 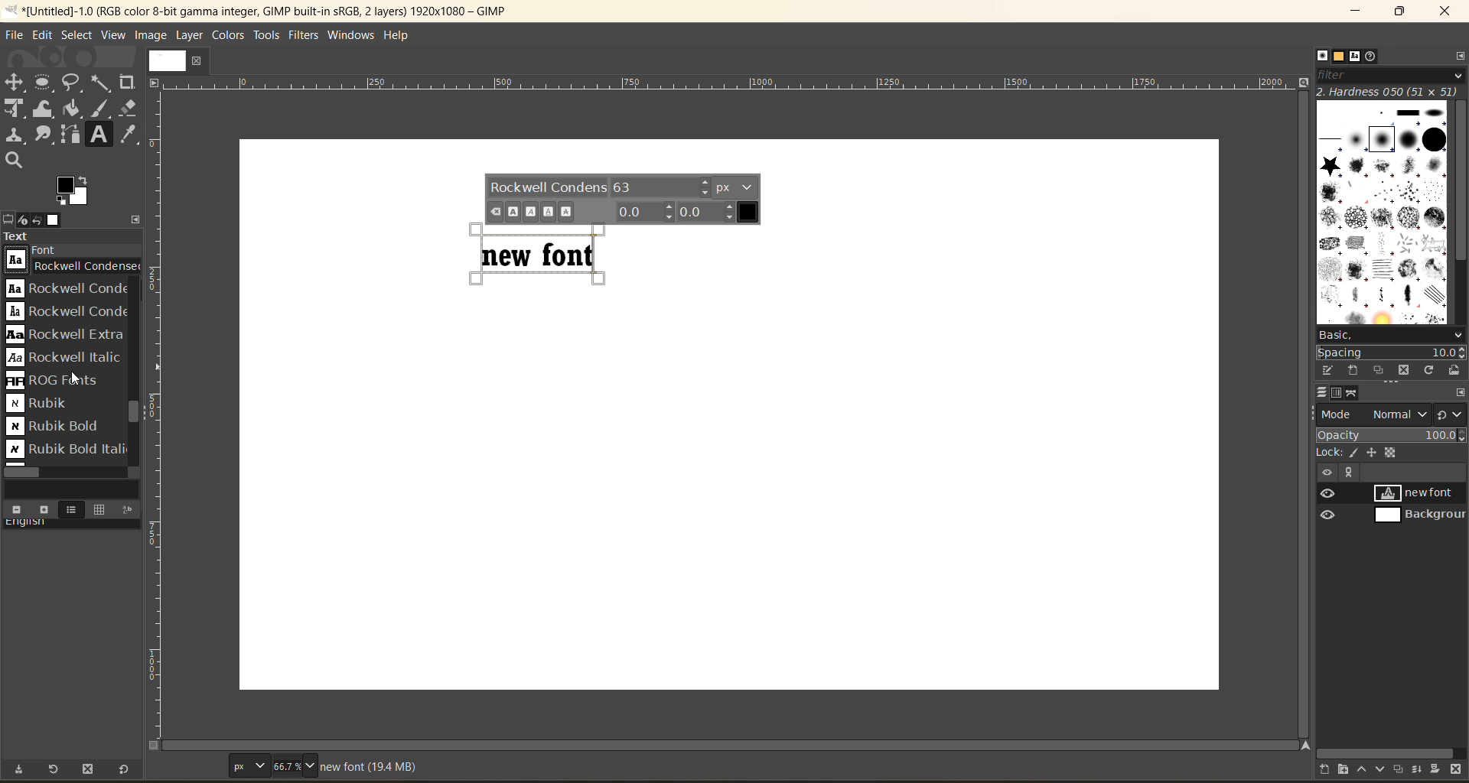 What do you see at coordinates (24, 473) in the screenshot?
I see `horizontal scroll bar` at bounding box center [24, 473].